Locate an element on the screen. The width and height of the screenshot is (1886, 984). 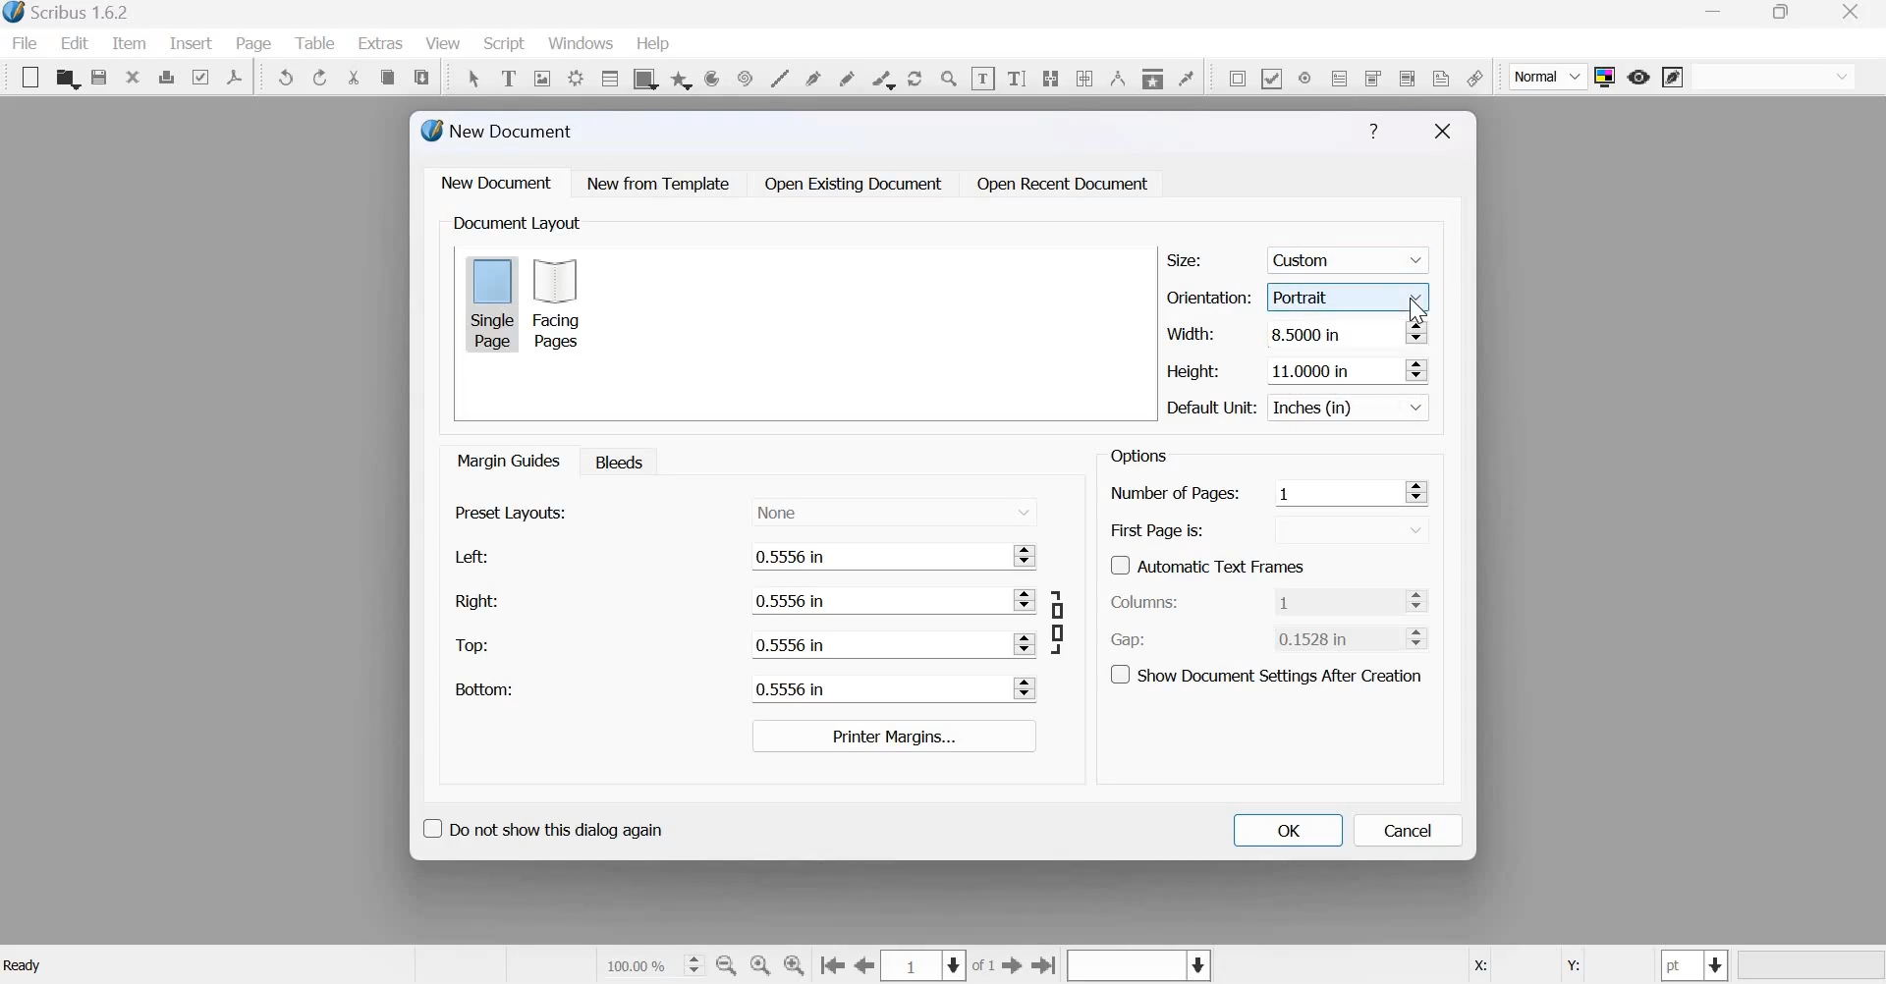
Orientation:  is located at coordinates (1209, 296).